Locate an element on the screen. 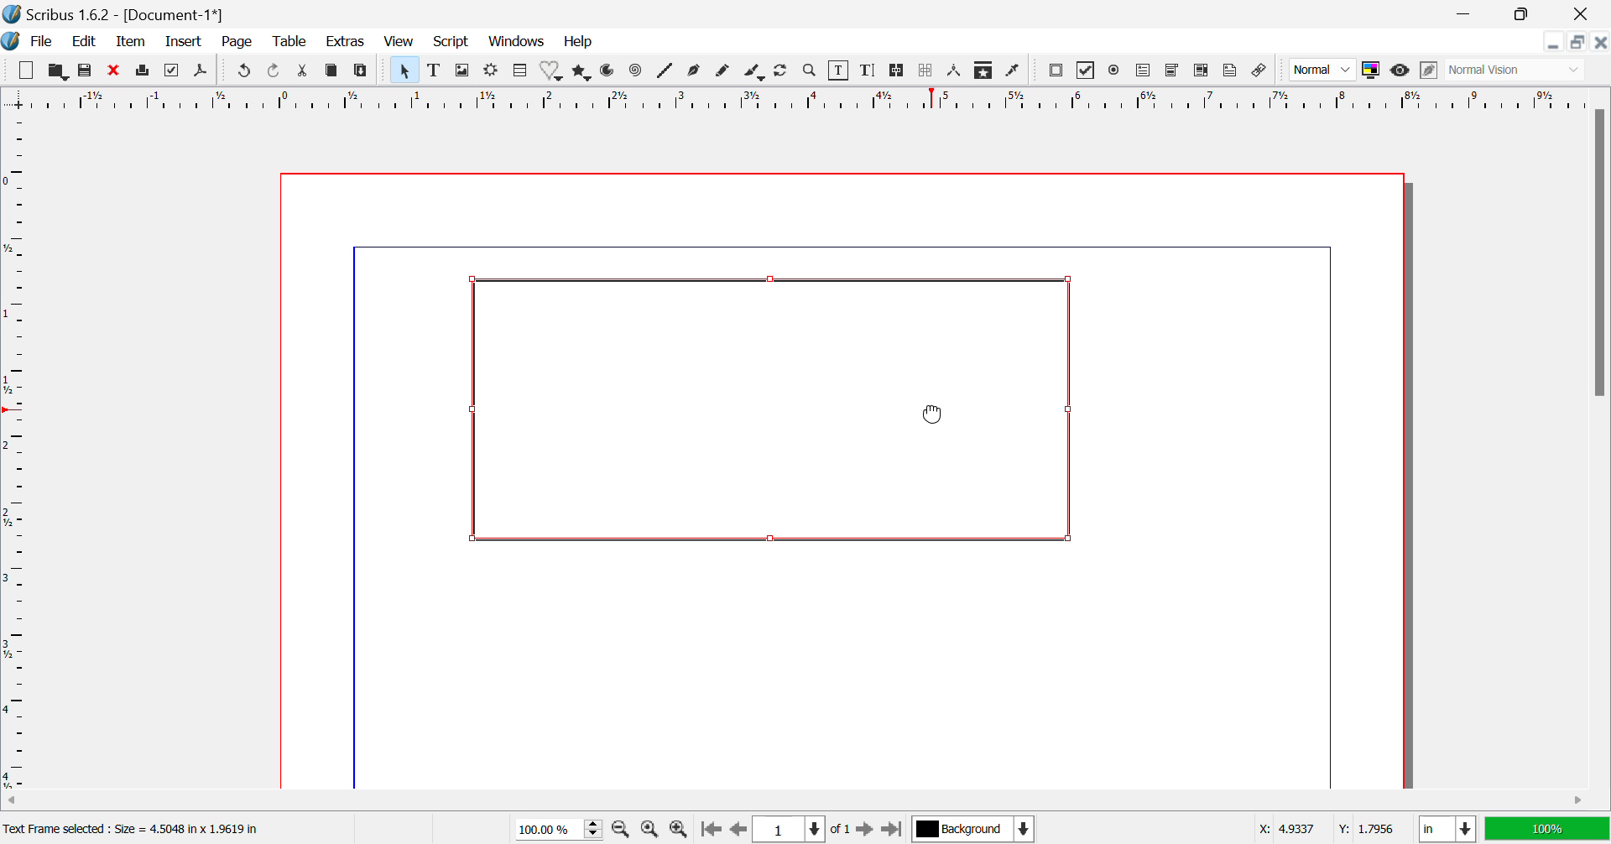 This screenshot has width=1611, height=844. Textbox is located at coordinates (779, 411).